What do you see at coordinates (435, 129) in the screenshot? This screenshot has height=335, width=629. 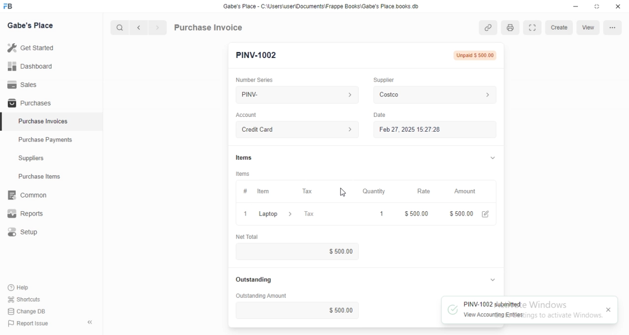 I see `Feb 27, 2025 15:27:28` at bounding box center [435, 129].